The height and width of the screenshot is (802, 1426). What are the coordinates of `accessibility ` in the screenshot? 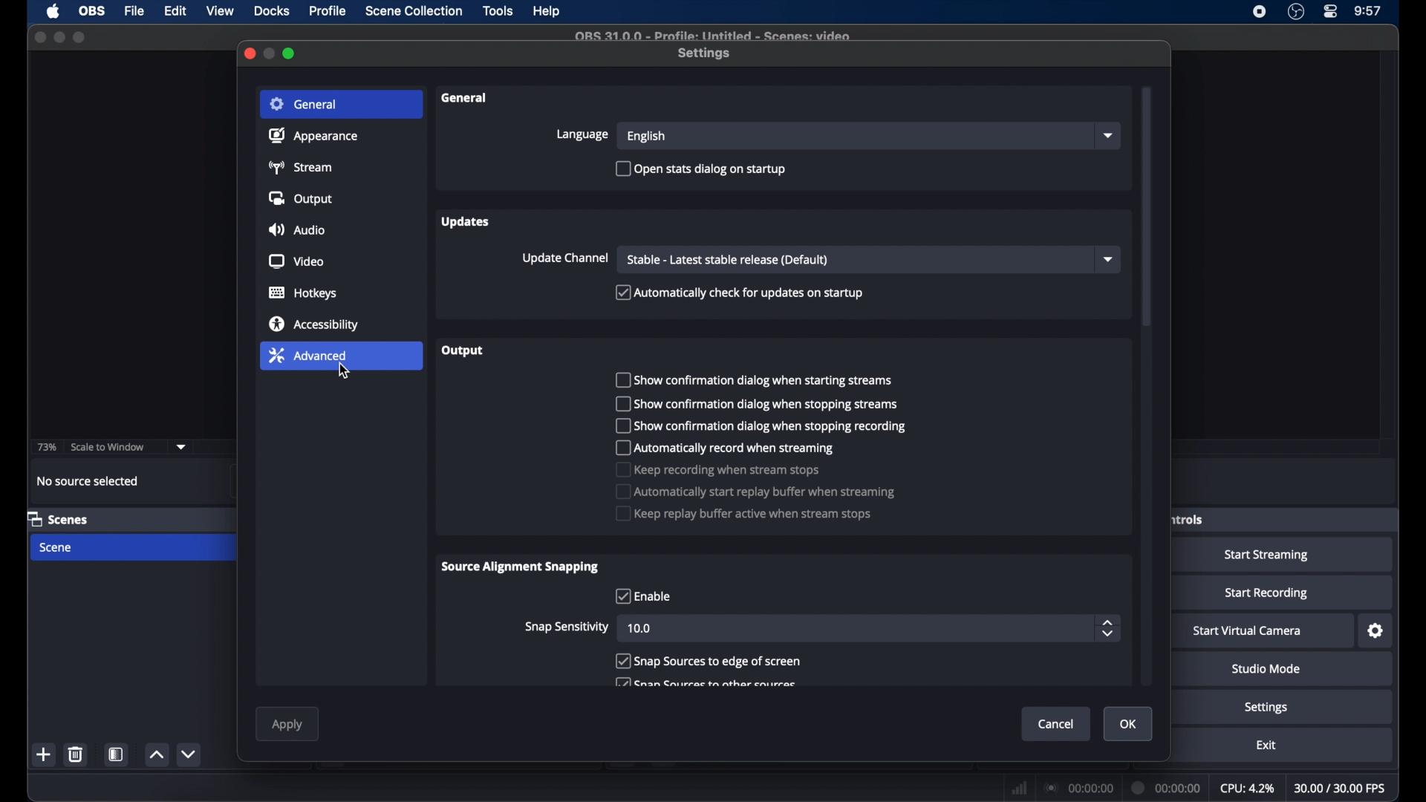 It's located at (316, 324).